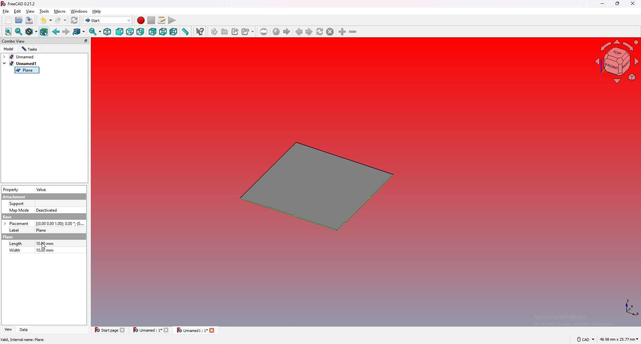  Describe the element at coordinates (44, 246) in the screenshot. I see `cursor` at that location.